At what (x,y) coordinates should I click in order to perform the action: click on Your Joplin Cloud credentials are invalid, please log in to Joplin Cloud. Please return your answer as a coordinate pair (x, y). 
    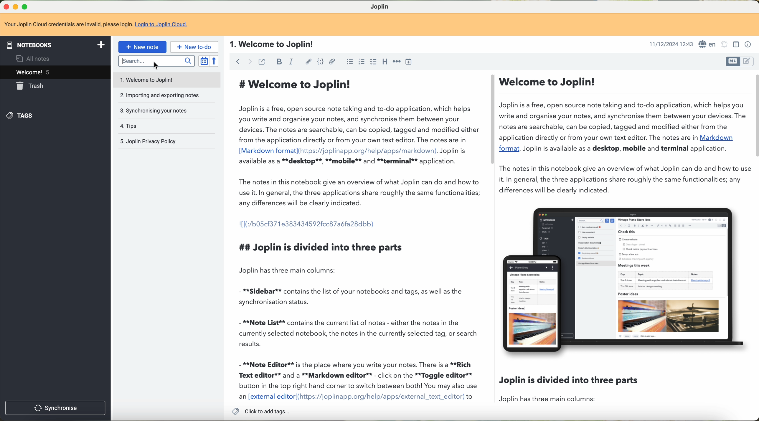
    Looking at the image, I should click on (379, 25).